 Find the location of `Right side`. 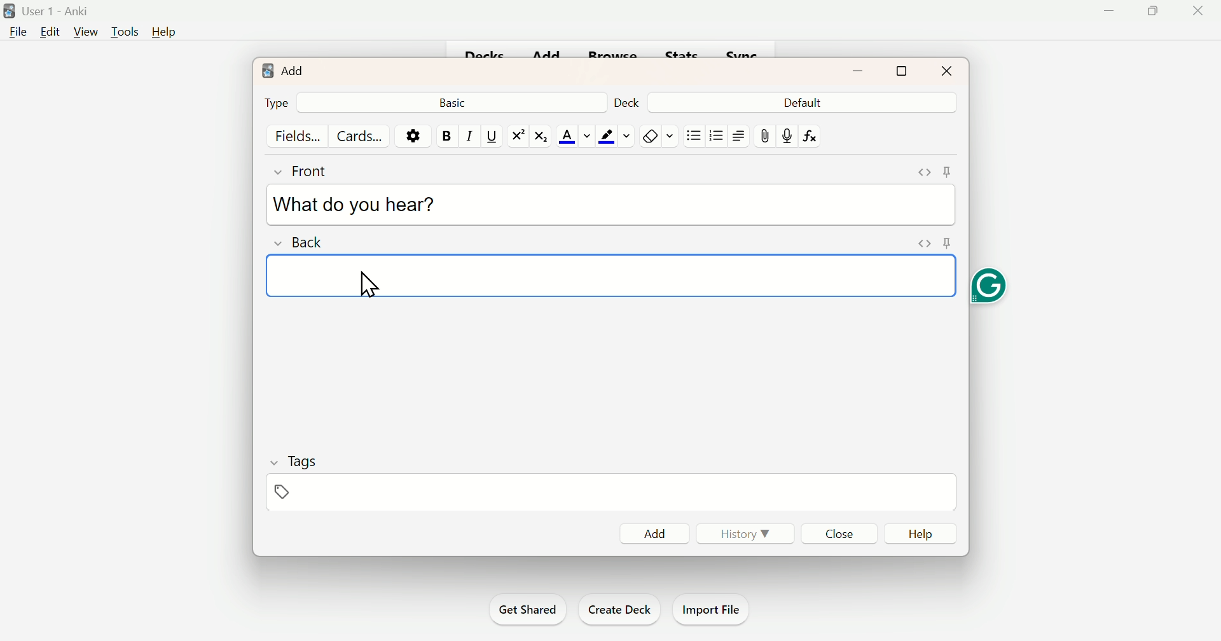

Right side is located at coordinates (738, 135).